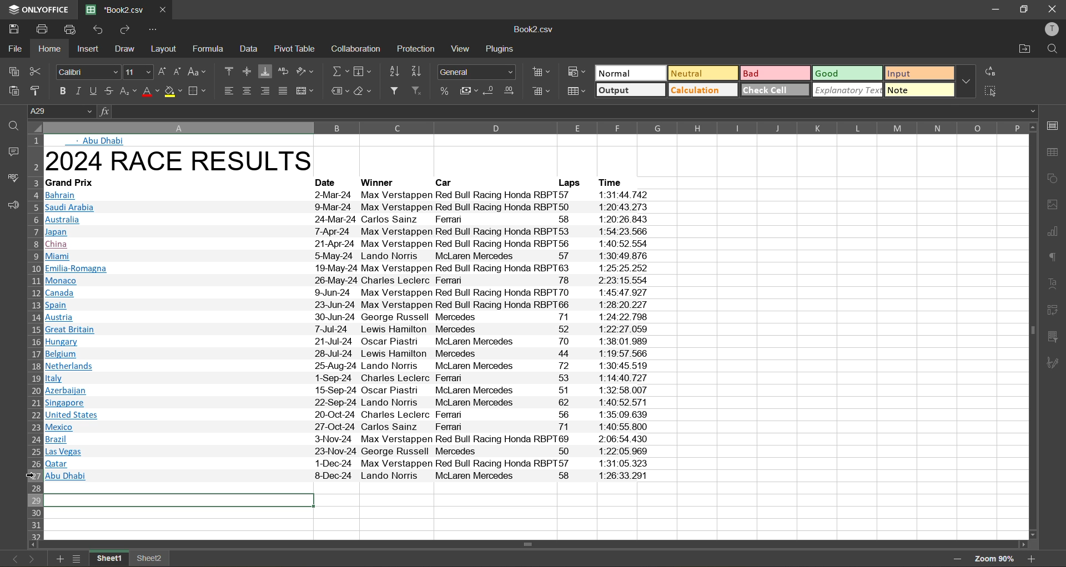  Describe the element at coordinates (185, 162) in the screenshot. I see `heading` at that location.